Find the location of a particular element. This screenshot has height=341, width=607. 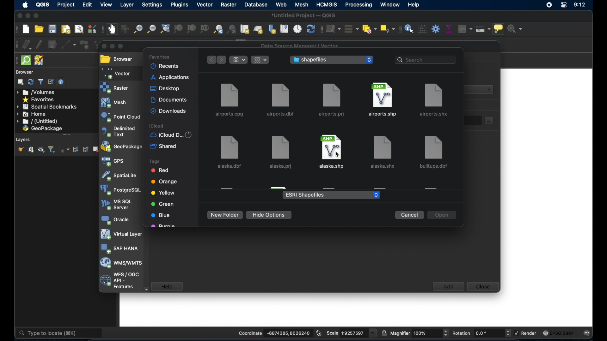

show items as icons, list or gallery is located at coordinates (238, 60).